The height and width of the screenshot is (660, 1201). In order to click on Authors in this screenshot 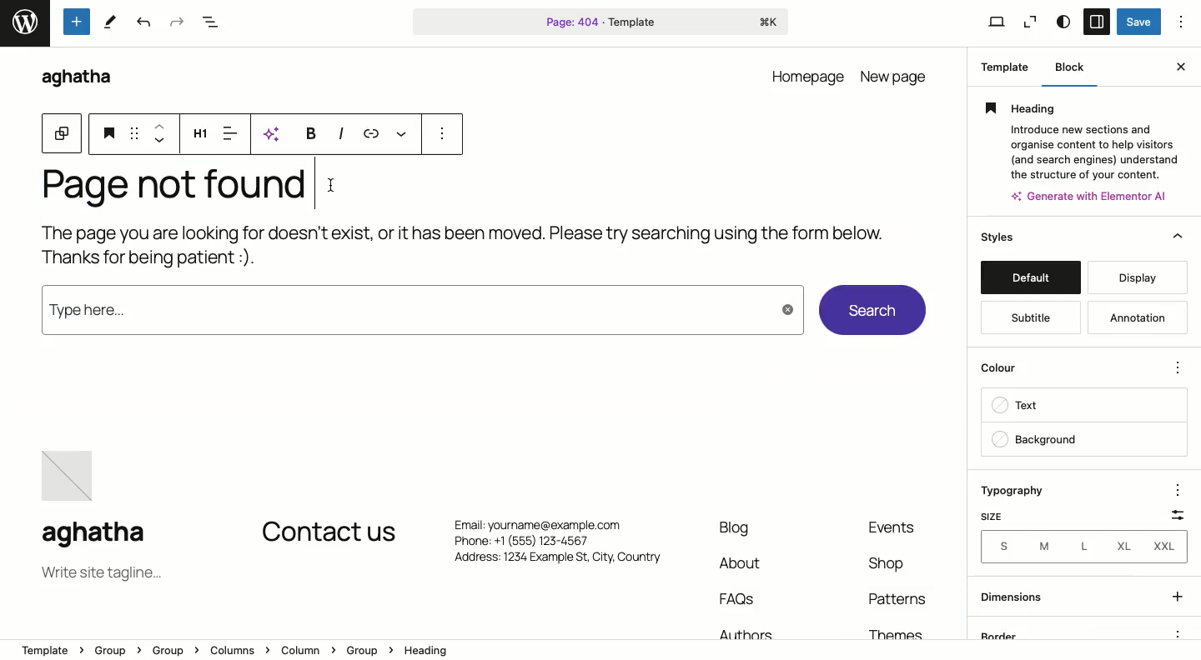, I will do `click(741, 632)`.